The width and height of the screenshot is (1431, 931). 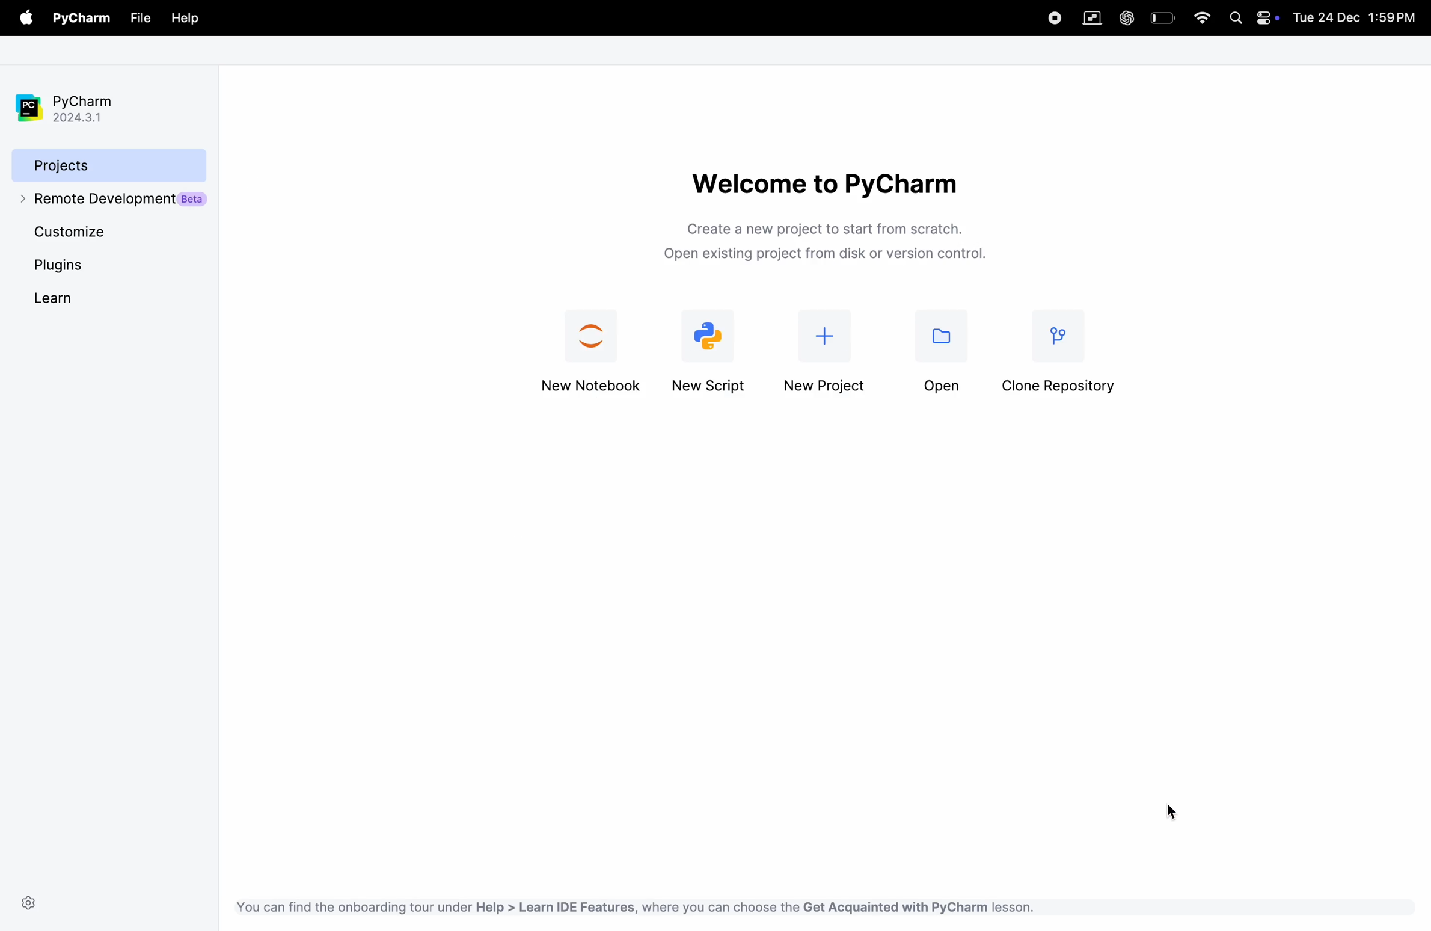 I want to click on chatgpt, so click(x=1127, y=15).